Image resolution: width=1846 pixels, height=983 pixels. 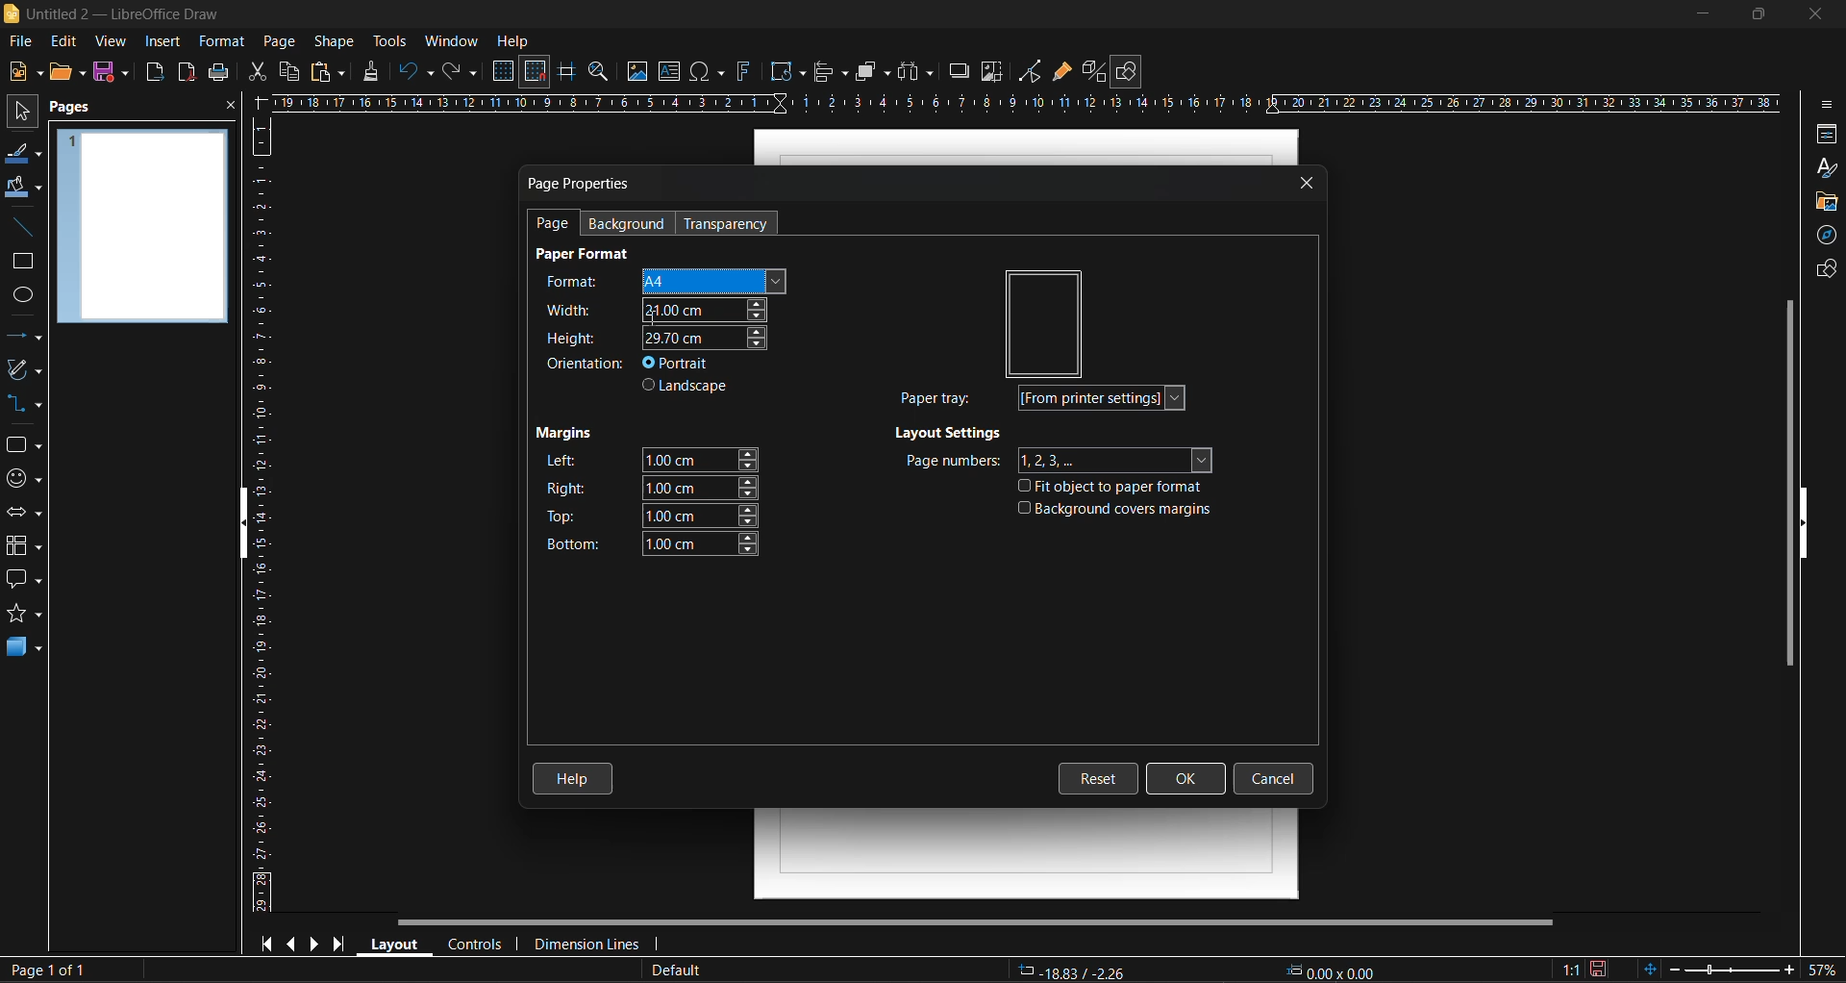 What do you see at coordinates (670, 72) in the screenshot?
I see `textbox` at bounding box center [670, 72].